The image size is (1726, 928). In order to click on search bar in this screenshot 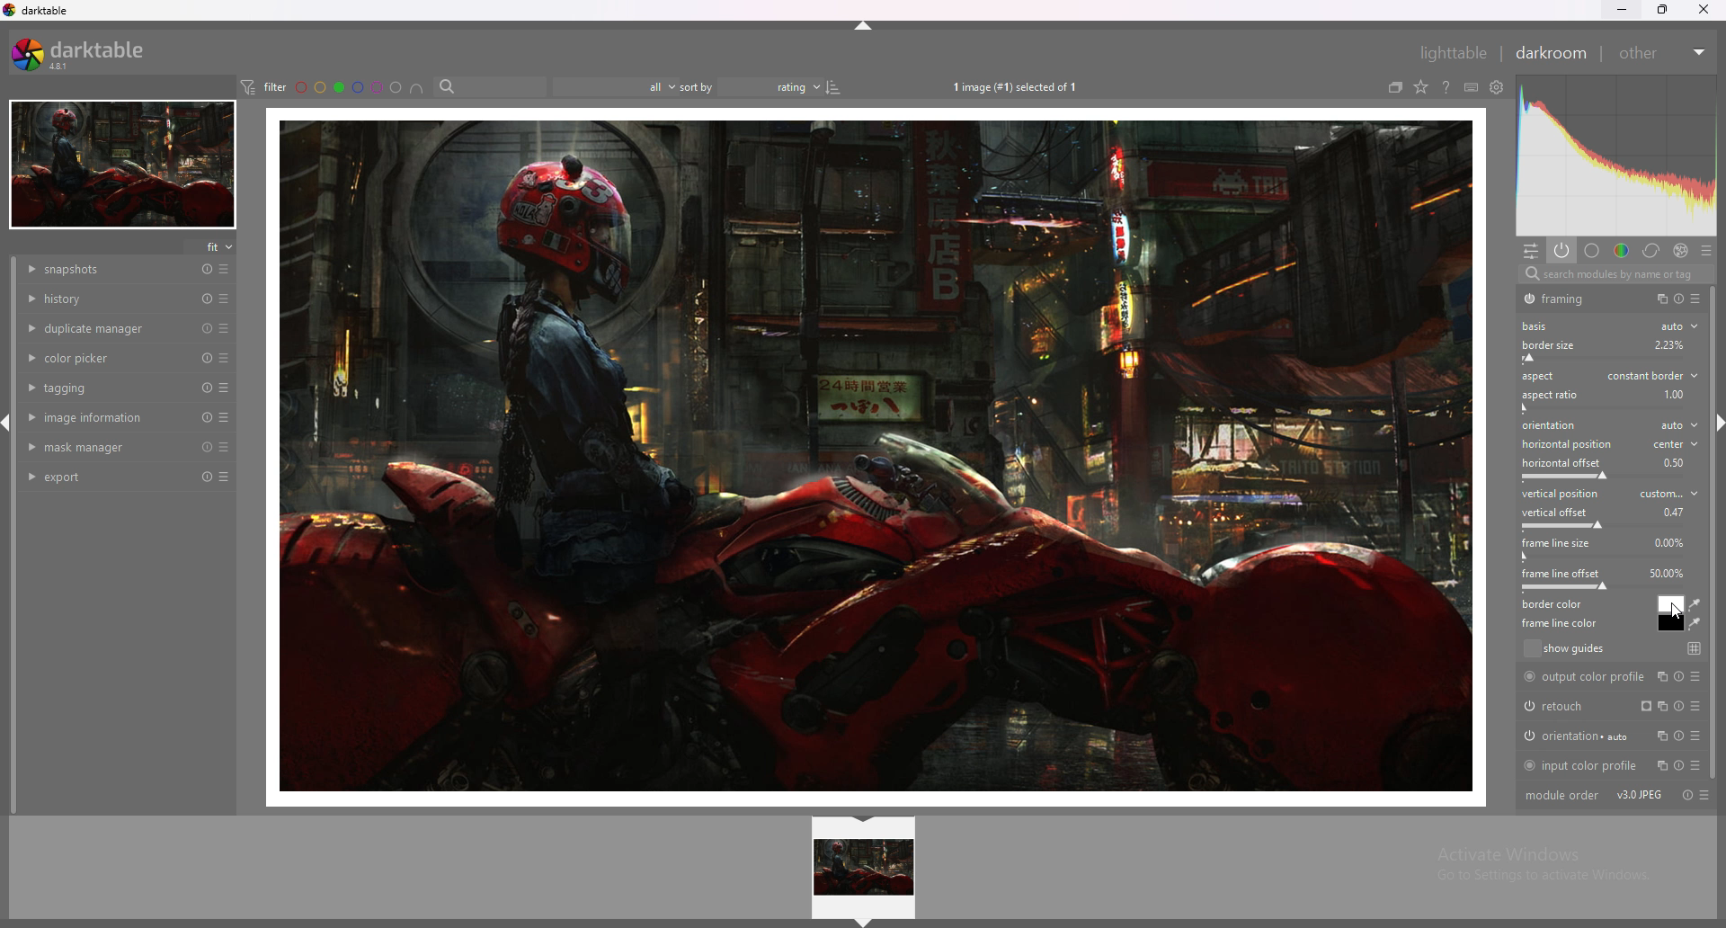, I will do `click(488, 85)`.